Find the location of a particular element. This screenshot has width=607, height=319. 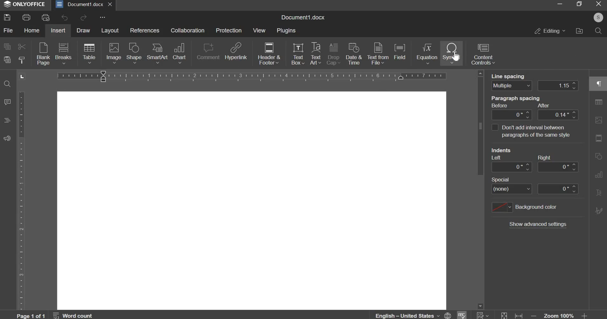

image is located at coordinates (114, 52).